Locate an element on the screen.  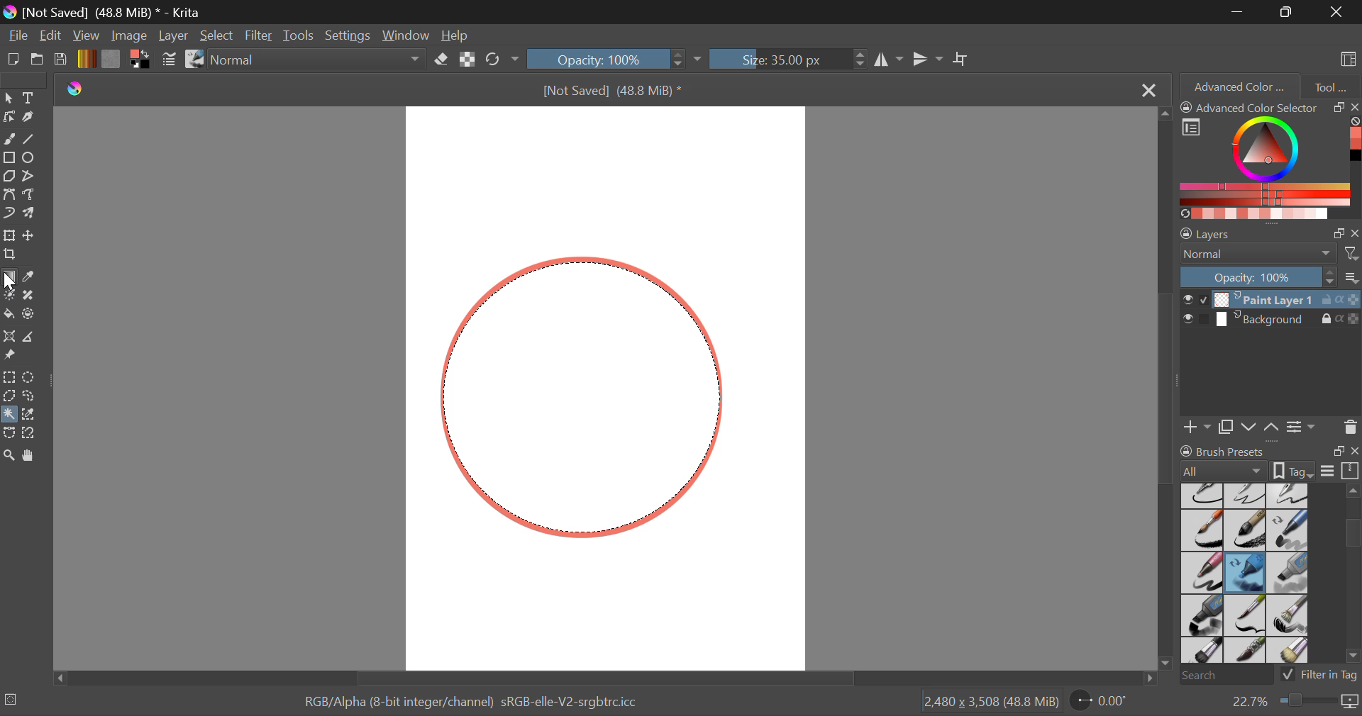
Colors in Use is located at coordinates (139, 60).